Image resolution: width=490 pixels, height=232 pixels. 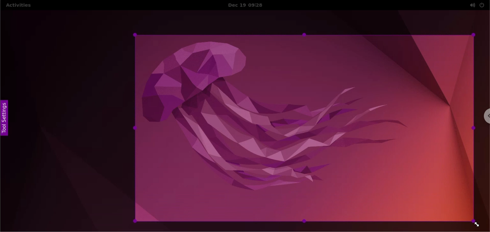 I want to click on cursor, so click(x=474, y=223).